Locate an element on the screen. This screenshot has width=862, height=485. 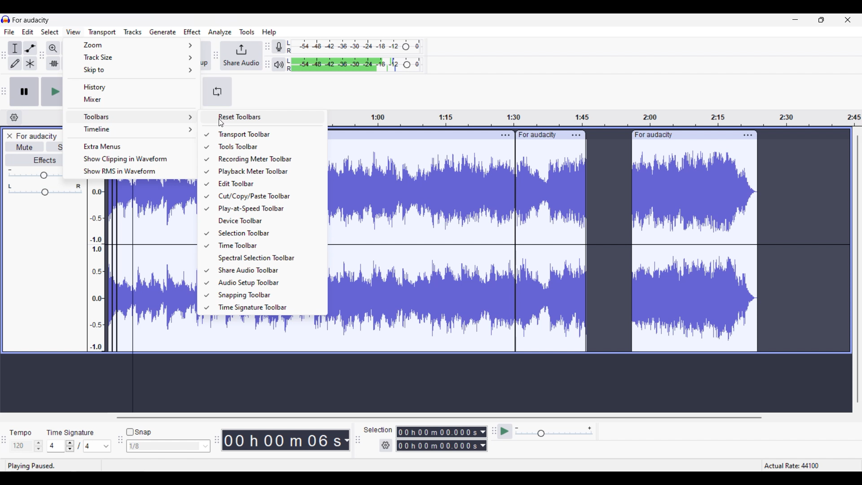
Show clipping in waveform  is located at coordinates (133, 159).